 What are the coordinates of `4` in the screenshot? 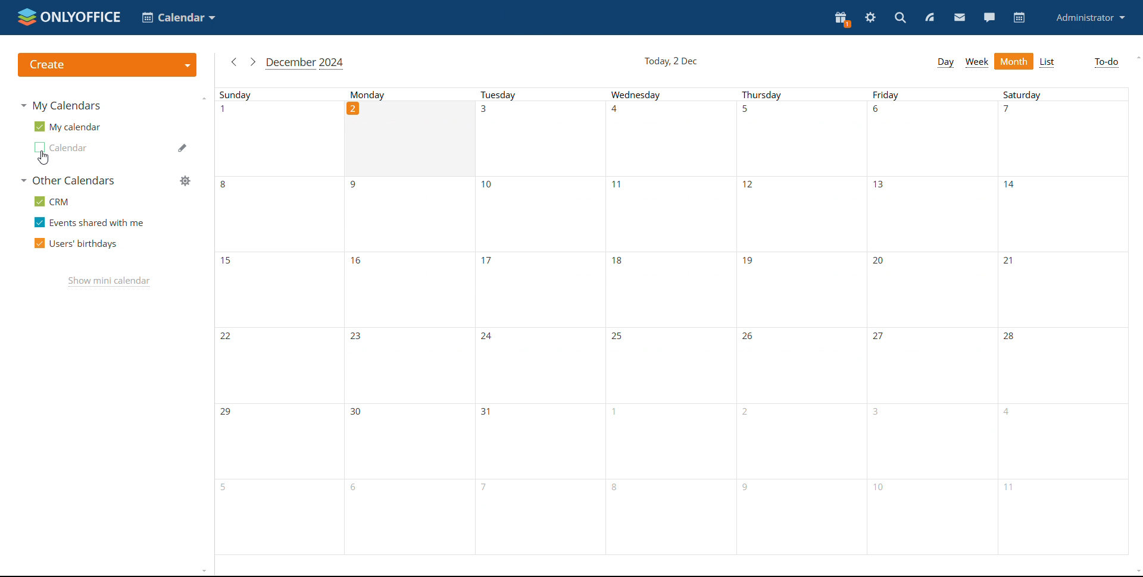 It's located at (1061, 440).